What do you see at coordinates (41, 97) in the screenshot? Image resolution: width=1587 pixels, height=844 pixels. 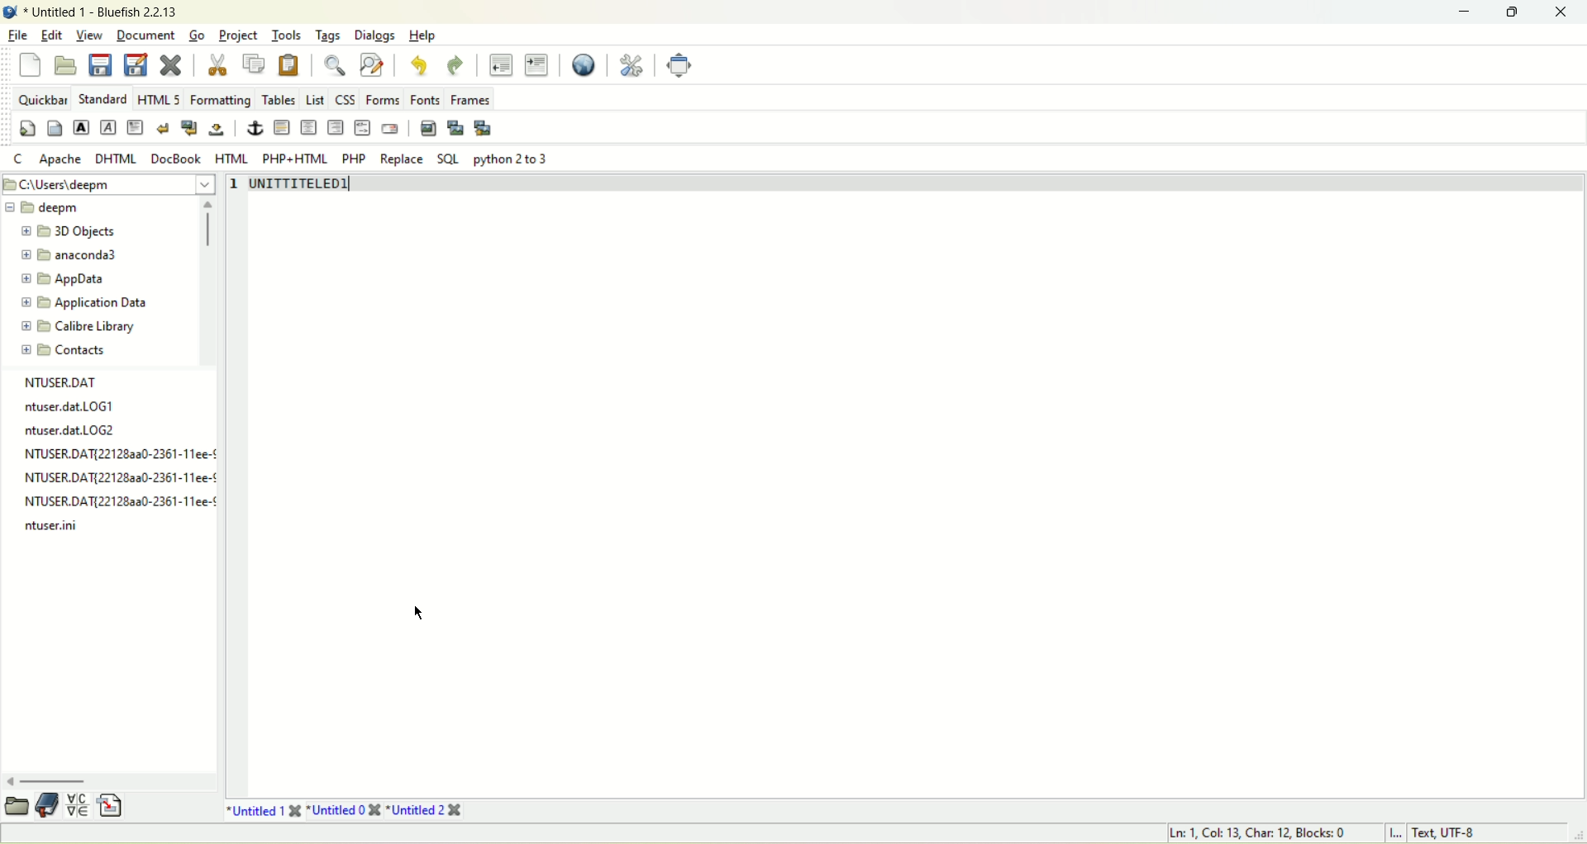 I see `quickbar` at bounding box center [41, 97].